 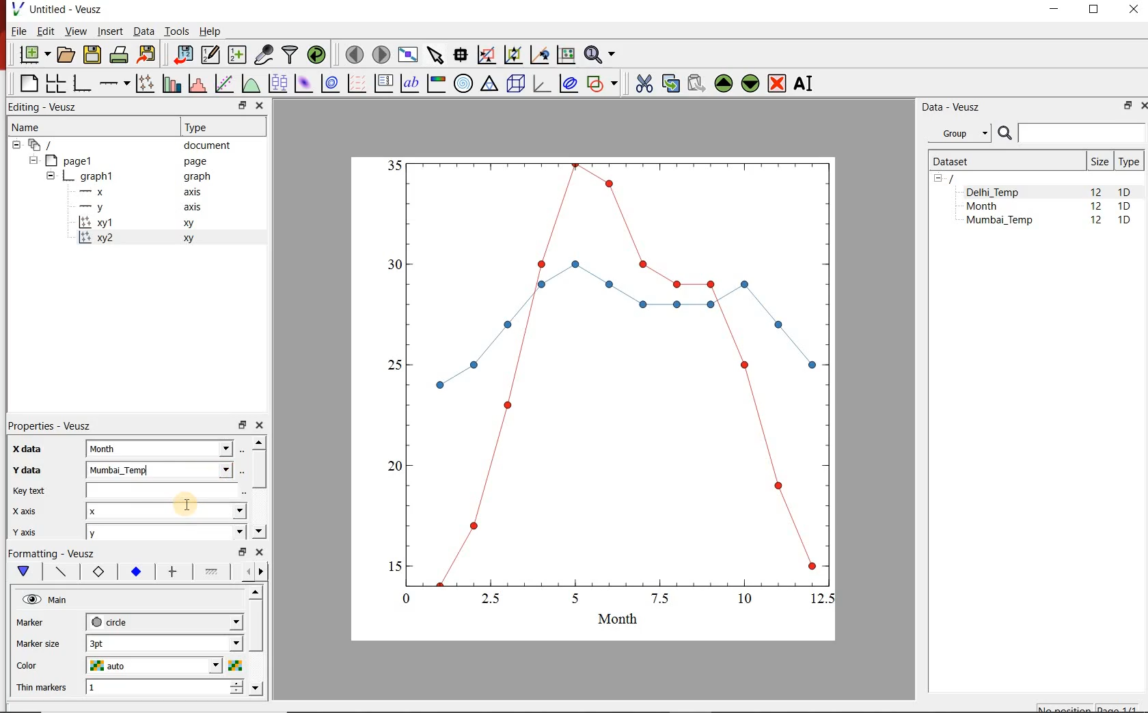 I want to click on arrange graphs in a grid, so click(x=55, y=83).